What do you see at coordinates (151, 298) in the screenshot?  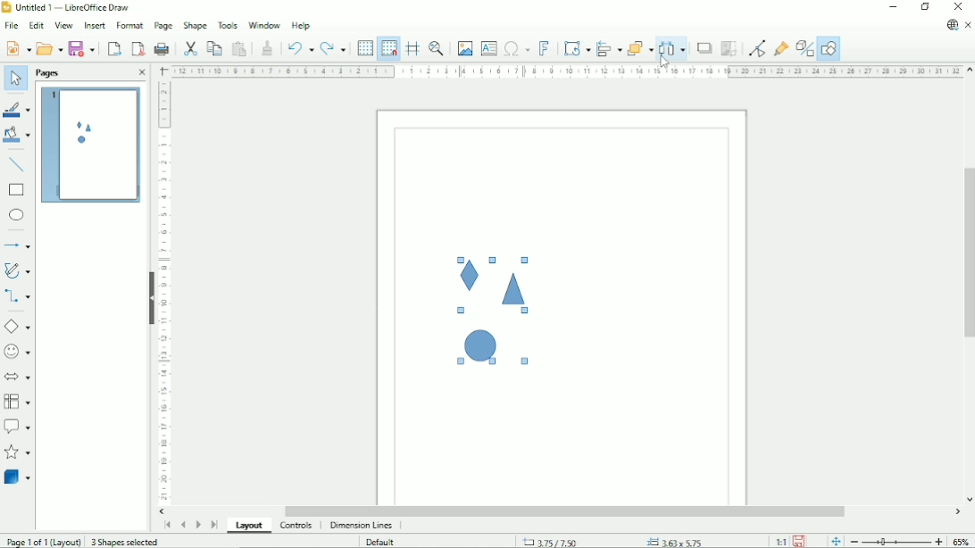 I see `Hide` at bounding box center [151, 298].